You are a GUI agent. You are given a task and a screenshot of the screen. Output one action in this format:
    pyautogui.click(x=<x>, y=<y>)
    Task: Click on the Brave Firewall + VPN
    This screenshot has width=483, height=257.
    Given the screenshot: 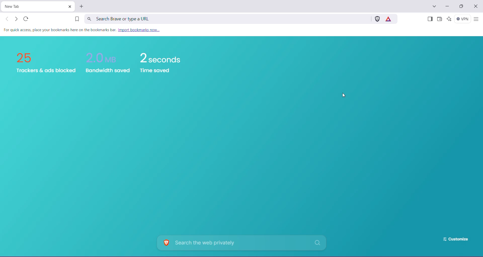 What is the action you would take?
    pyautogui.click(x=463, y=19)
    